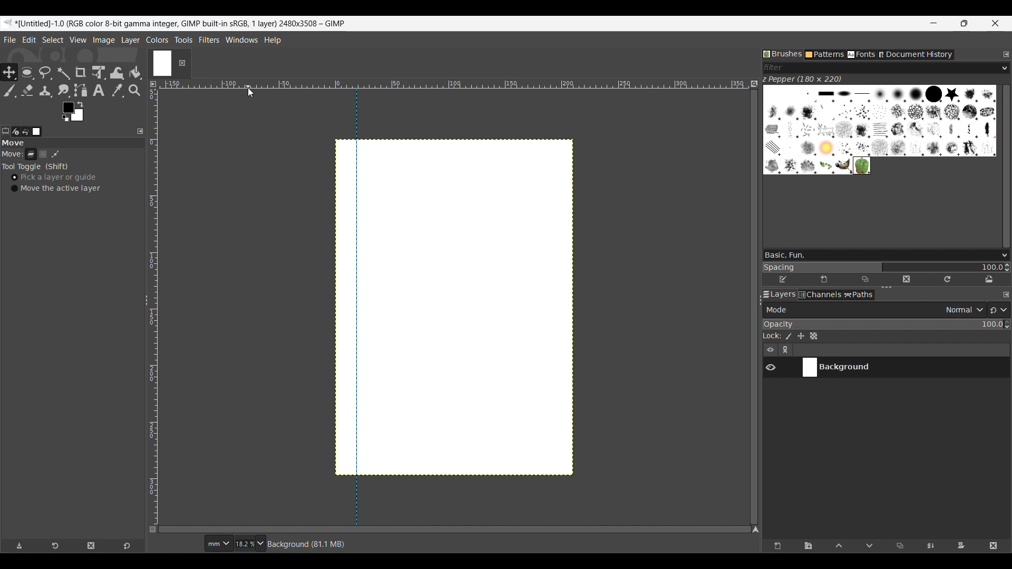  I want to click on Free select tool, so click(45, 72).